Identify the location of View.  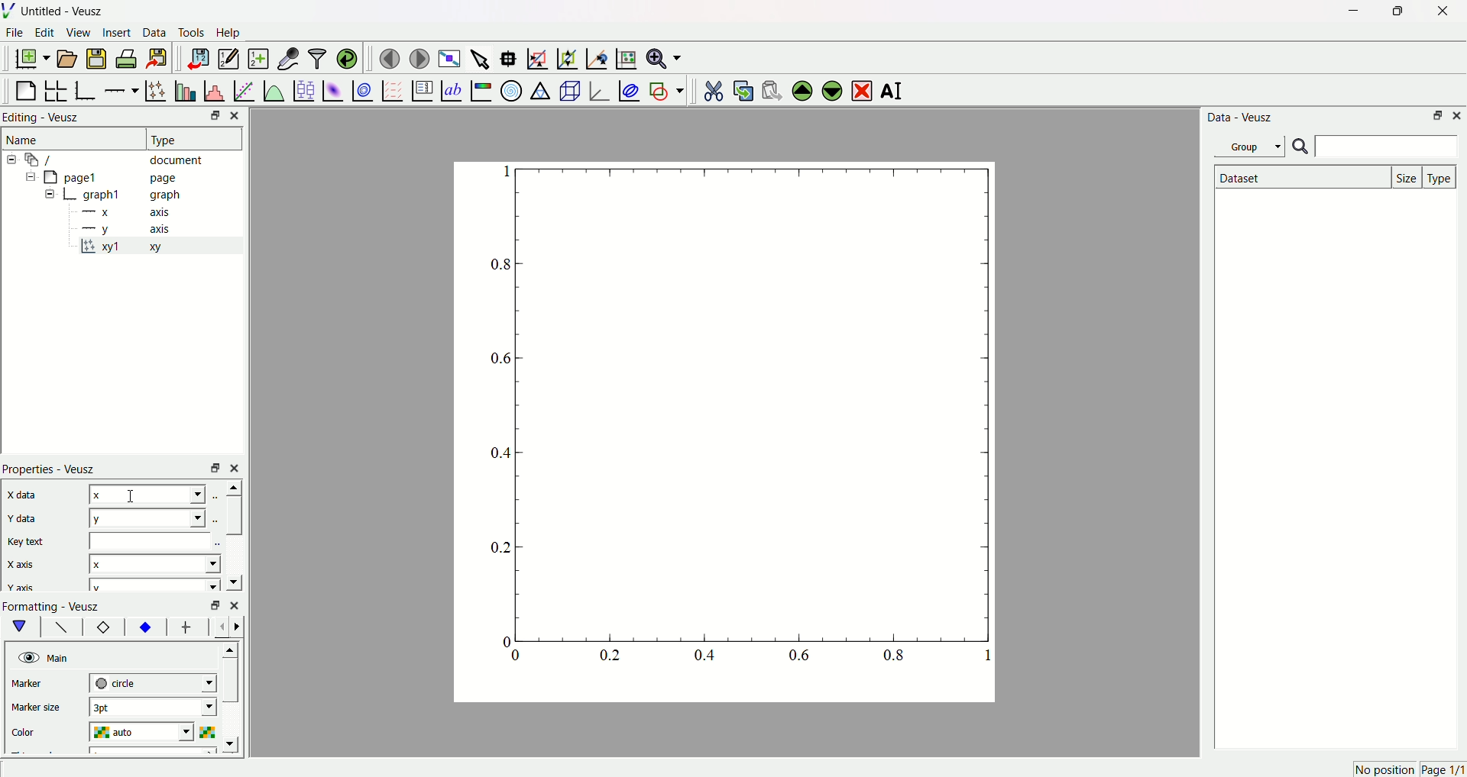
(79, 34).